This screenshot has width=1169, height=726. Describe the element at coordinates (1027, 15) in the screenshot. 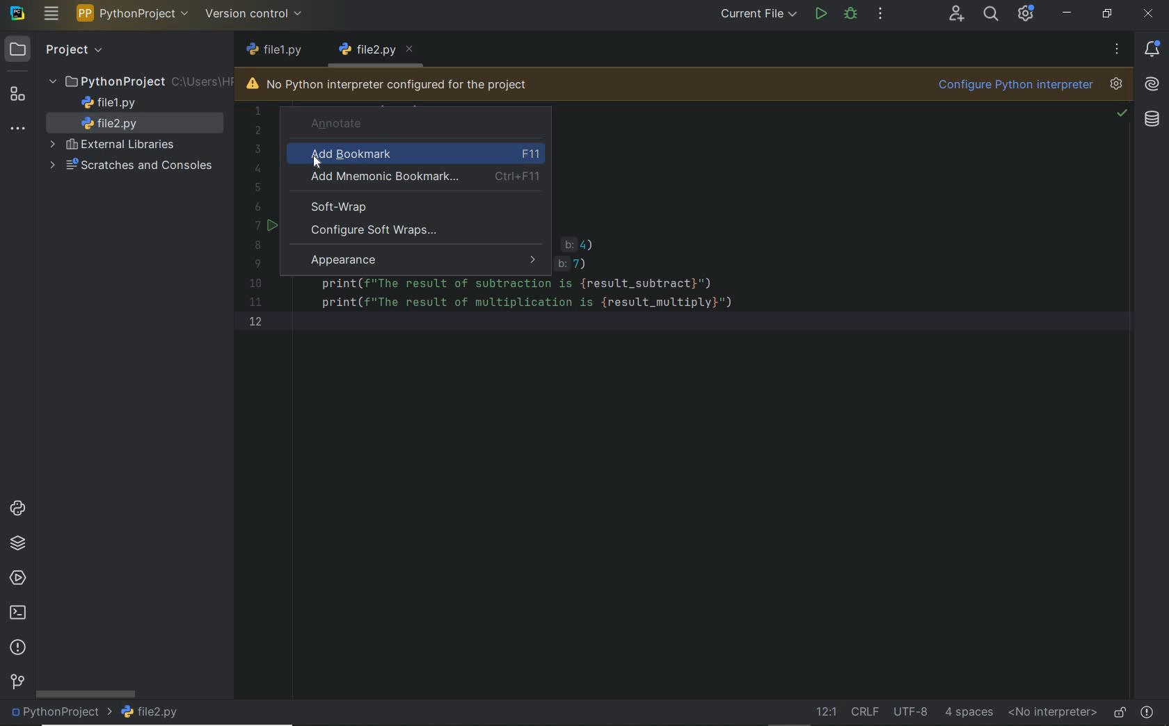

I see `ide and project settings` at that location.